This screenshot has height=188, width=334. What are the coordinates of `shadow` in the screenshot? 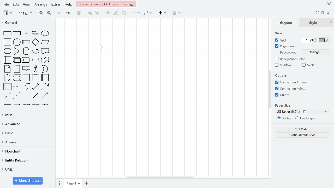 It's located at (284, 65).